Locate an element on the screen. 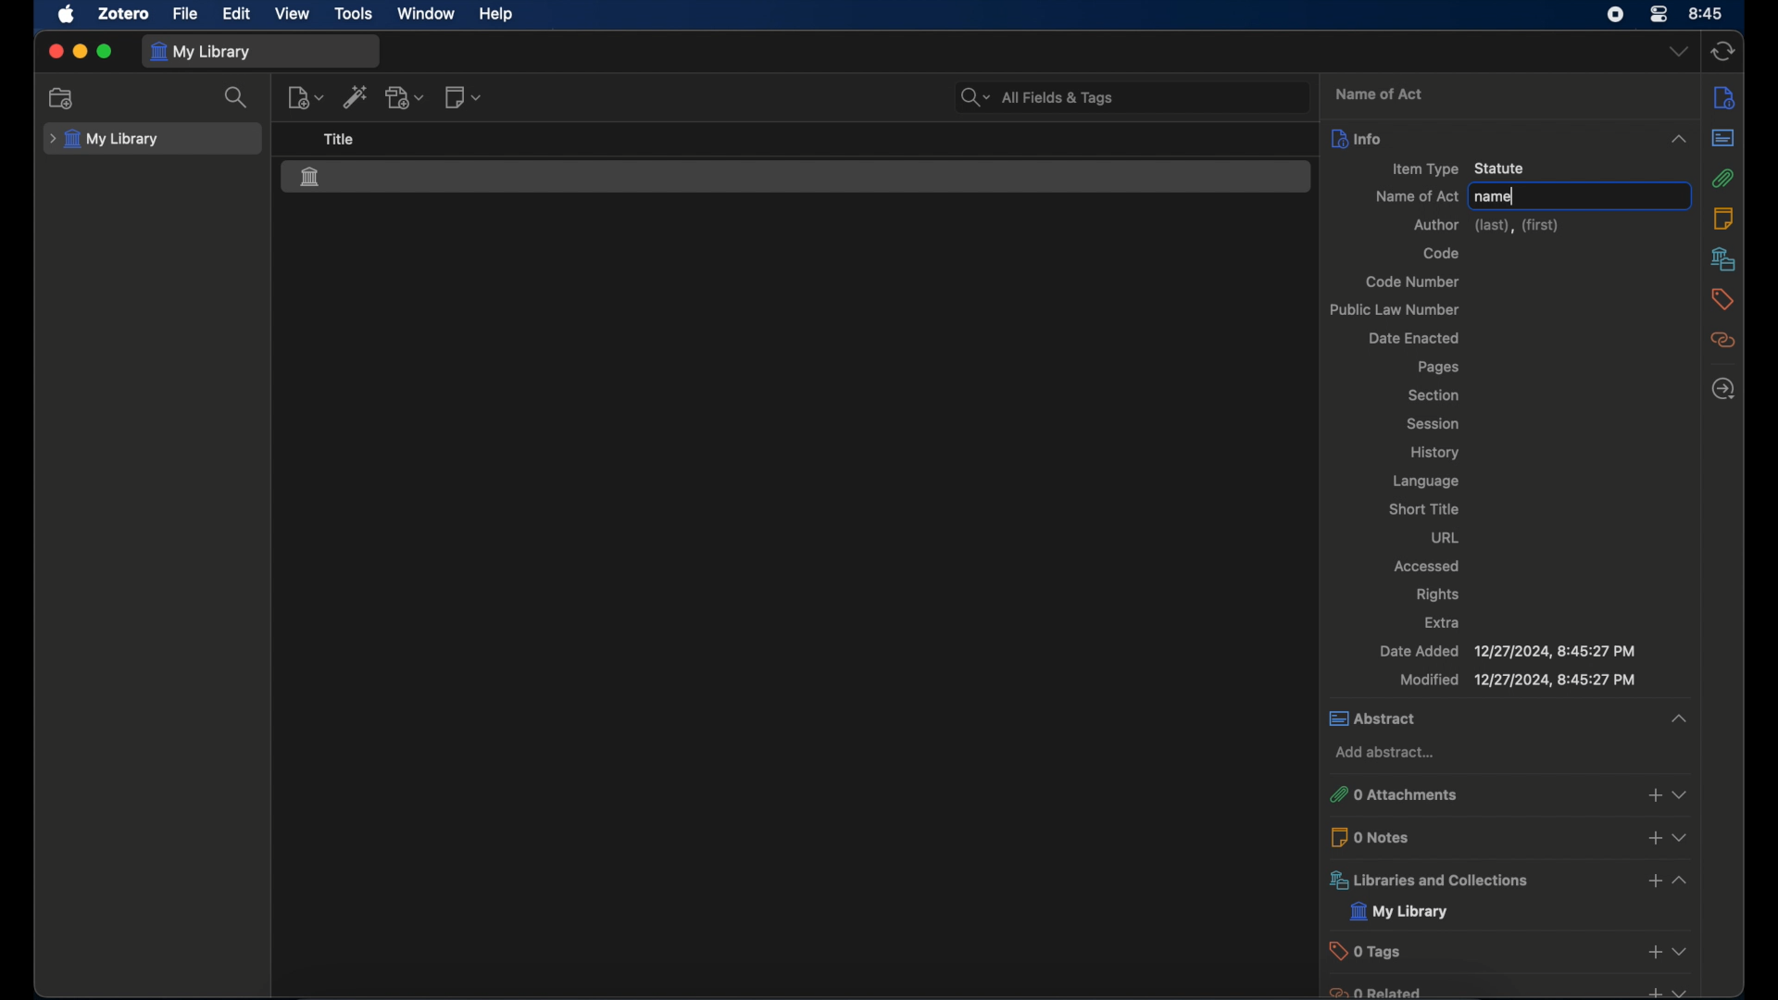 This screenshot has width=1778, height=1000. code is located at coordinates (1441, 253).